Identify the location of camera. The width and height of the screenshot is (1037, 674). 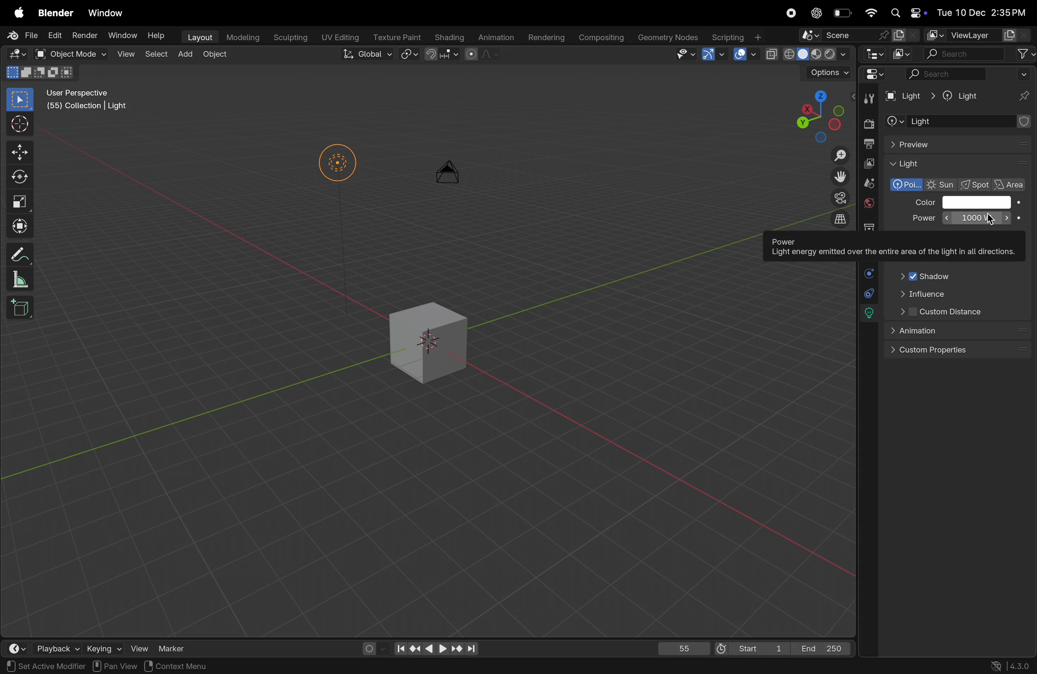
(838, 198).